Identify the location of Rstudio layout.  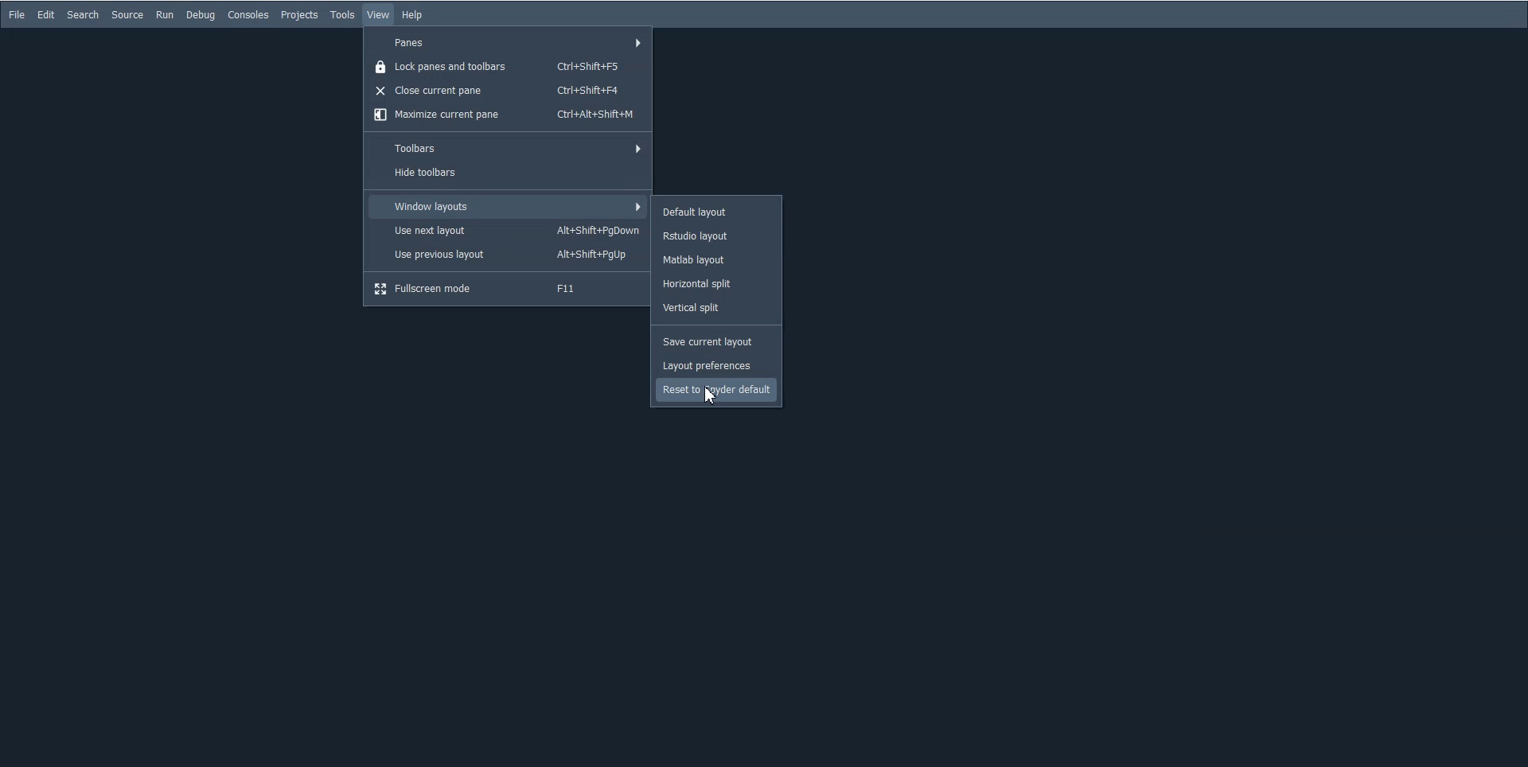
(717, 234).